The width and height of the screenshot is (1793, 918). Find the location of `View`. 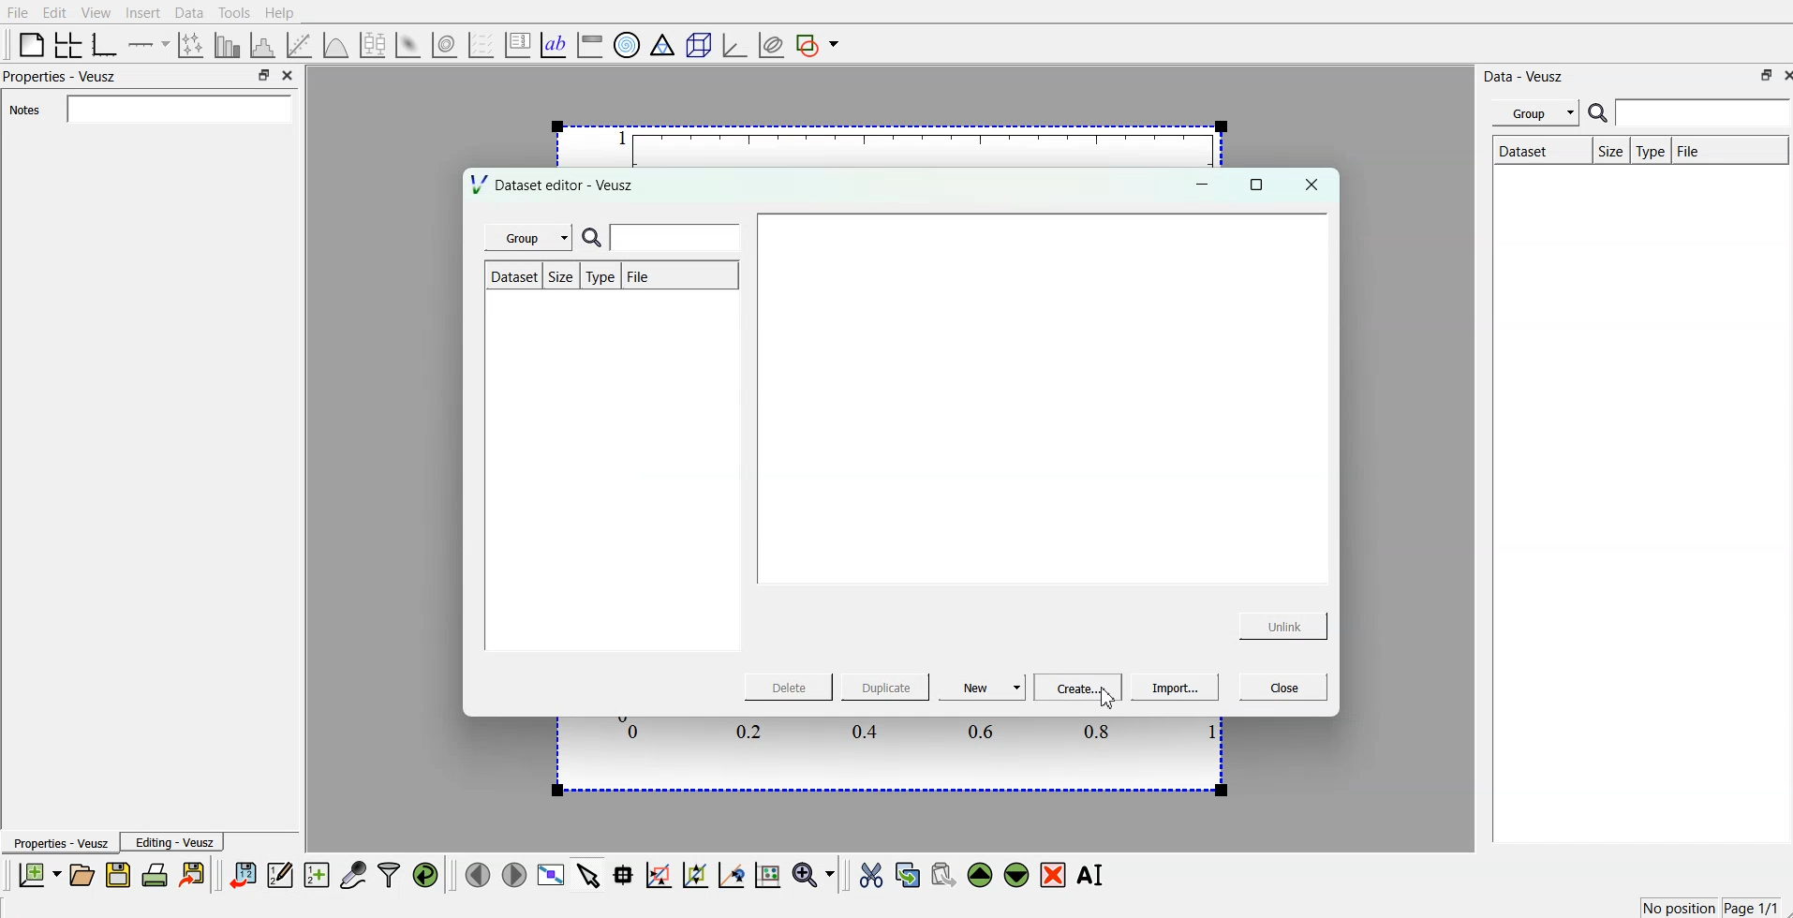

View is located at coordinates (96, 12).